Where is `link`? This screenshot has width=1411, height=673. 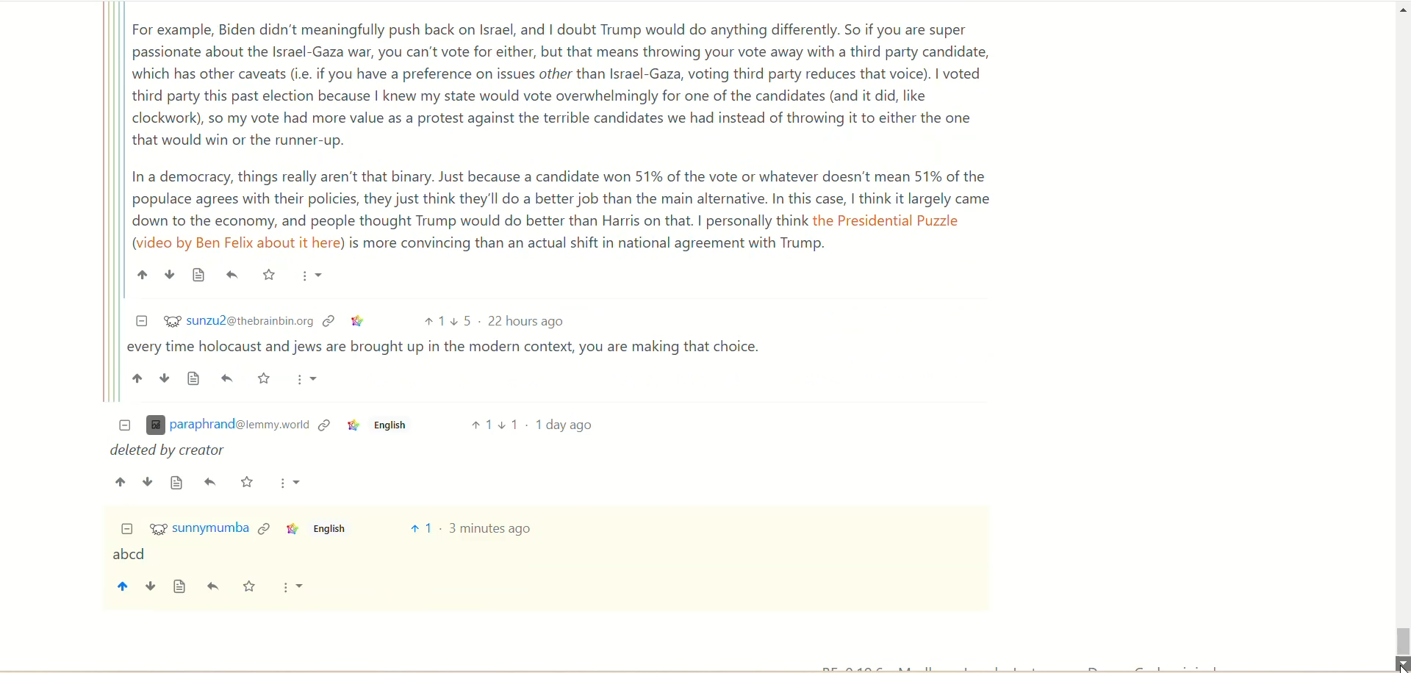 link is located at coordinates (265, 530).